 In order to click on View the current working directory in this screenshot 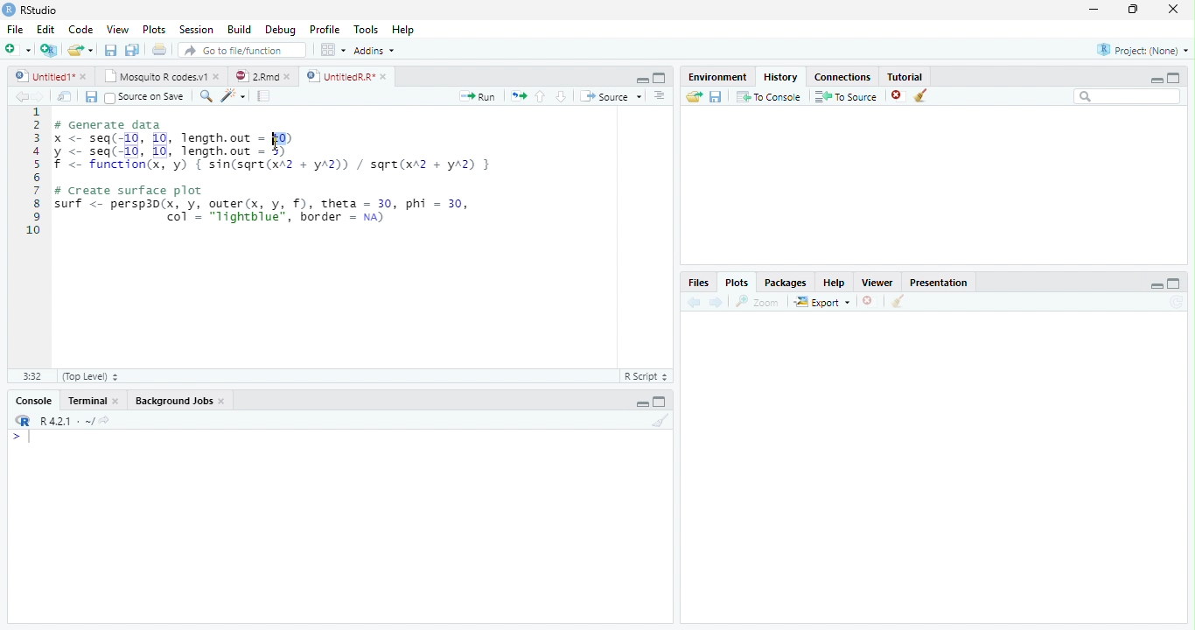, I will do `click(105, 418)`.